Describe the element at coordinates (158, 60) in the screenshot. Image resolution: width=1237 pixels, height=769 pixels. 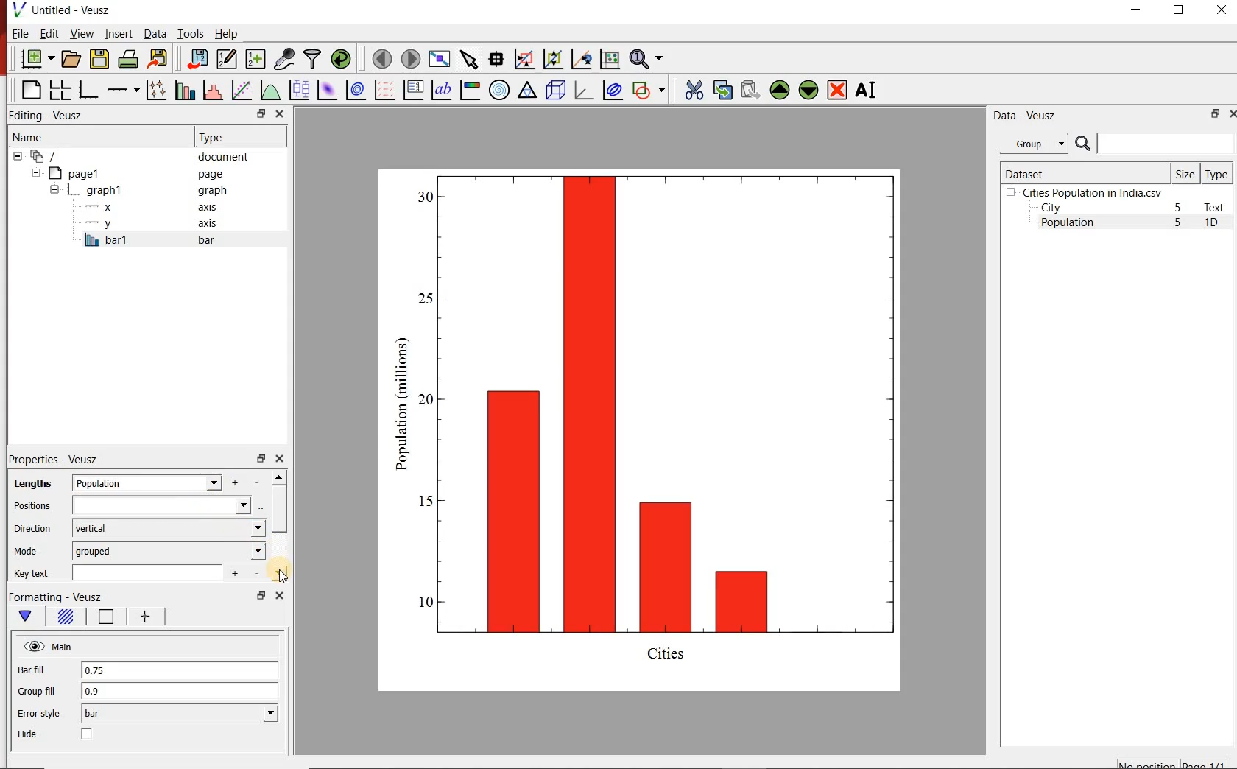
I see `export to graphics format` at that location.